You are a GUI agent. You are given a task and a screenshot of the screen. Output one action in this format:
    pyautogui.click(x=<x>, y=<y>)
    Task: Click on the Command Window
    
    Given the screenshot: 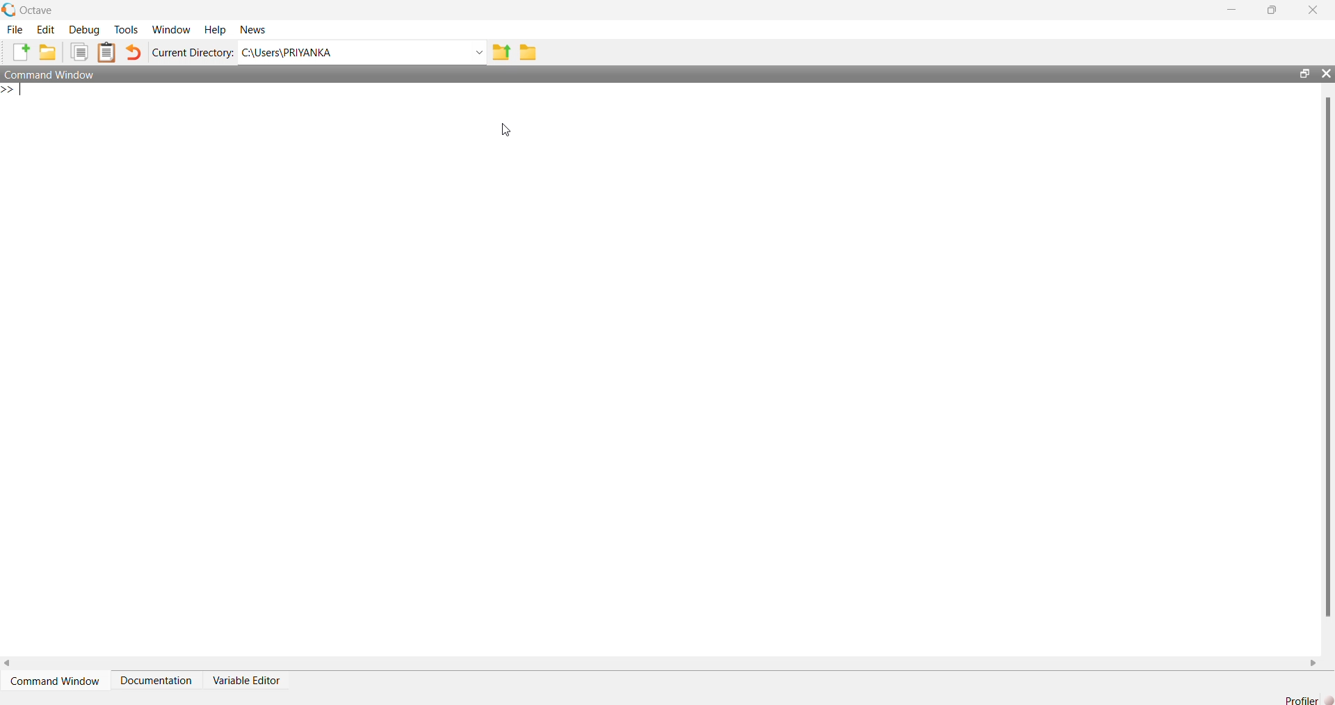 What is the action you would take?
    pyautogui.click(x=56, y=681)
    